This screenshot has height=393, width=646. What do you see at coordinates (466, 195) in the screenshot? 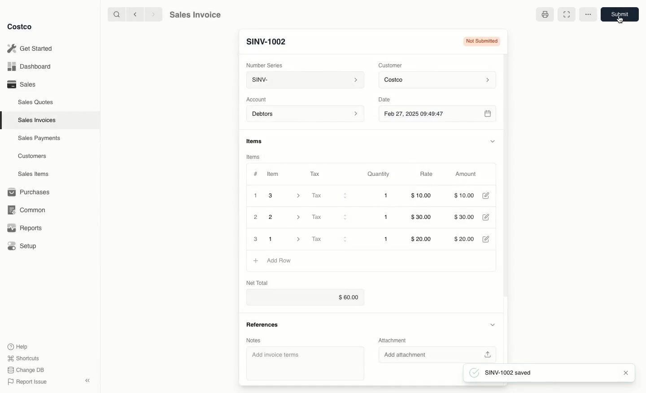
I see `$10.00` at bounding box center [466, 195].